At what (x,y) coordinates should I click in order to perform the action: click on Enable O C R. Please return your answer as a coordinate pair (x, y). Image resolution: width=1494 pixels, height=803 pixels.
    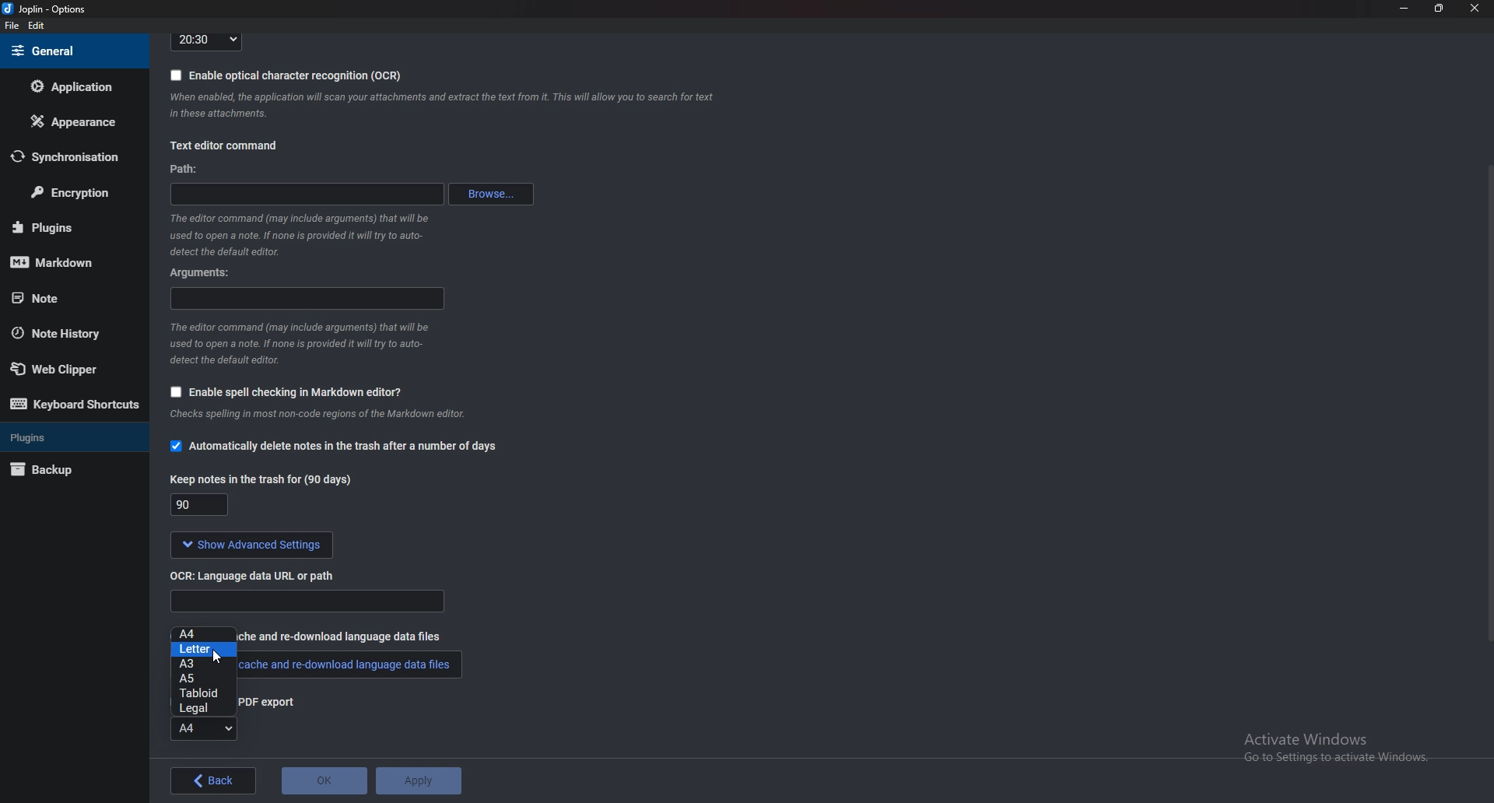
    Looking at the image, I should click on (286, 75).